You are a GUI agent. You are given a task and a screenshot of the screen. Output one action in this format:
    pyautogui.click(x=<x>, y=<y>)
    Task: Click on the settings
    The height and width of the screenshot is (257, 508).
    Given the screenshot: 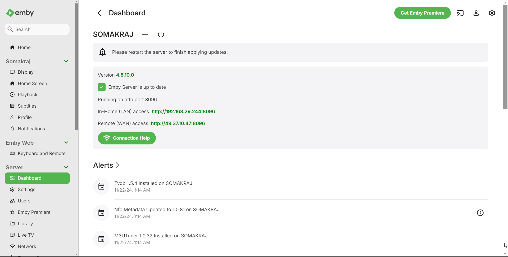 What is the action you would take?
    pyautogui.click(x=36, y=189)
    